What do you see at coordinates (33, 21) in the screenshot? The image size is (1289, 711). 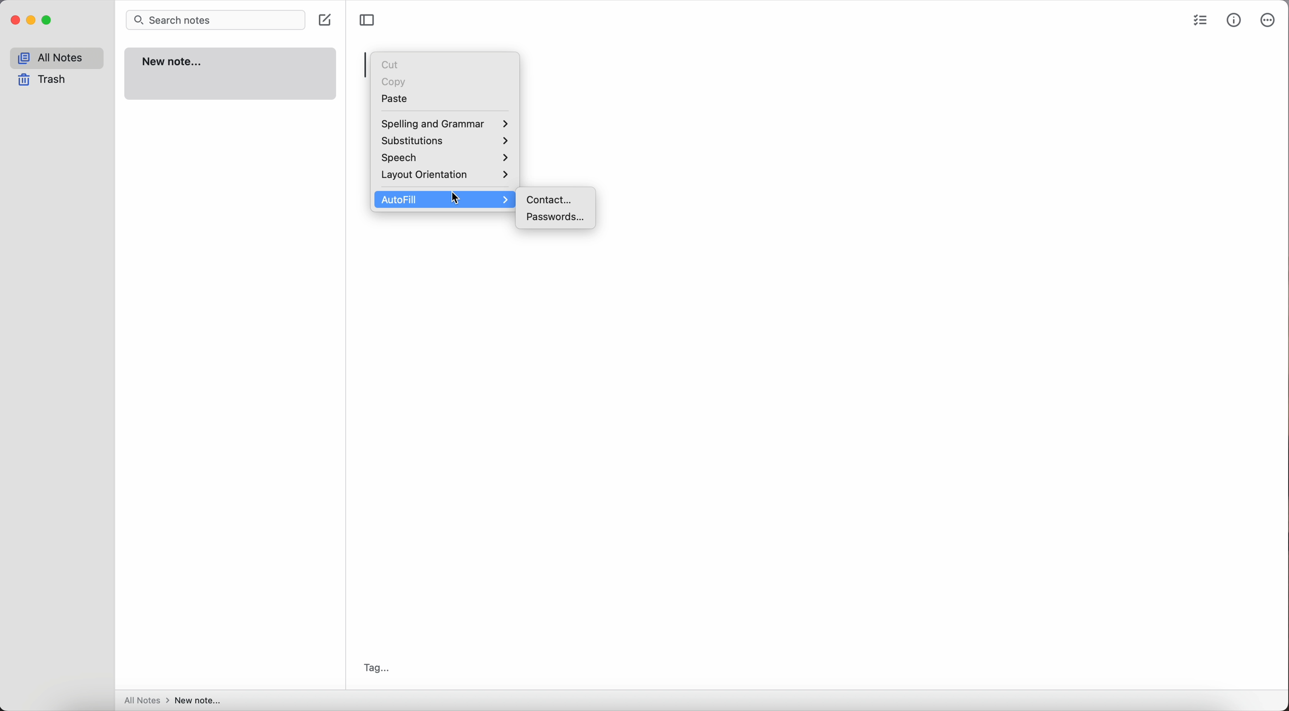 I see `minimize Simplenote` at bounding box center [33, 21].